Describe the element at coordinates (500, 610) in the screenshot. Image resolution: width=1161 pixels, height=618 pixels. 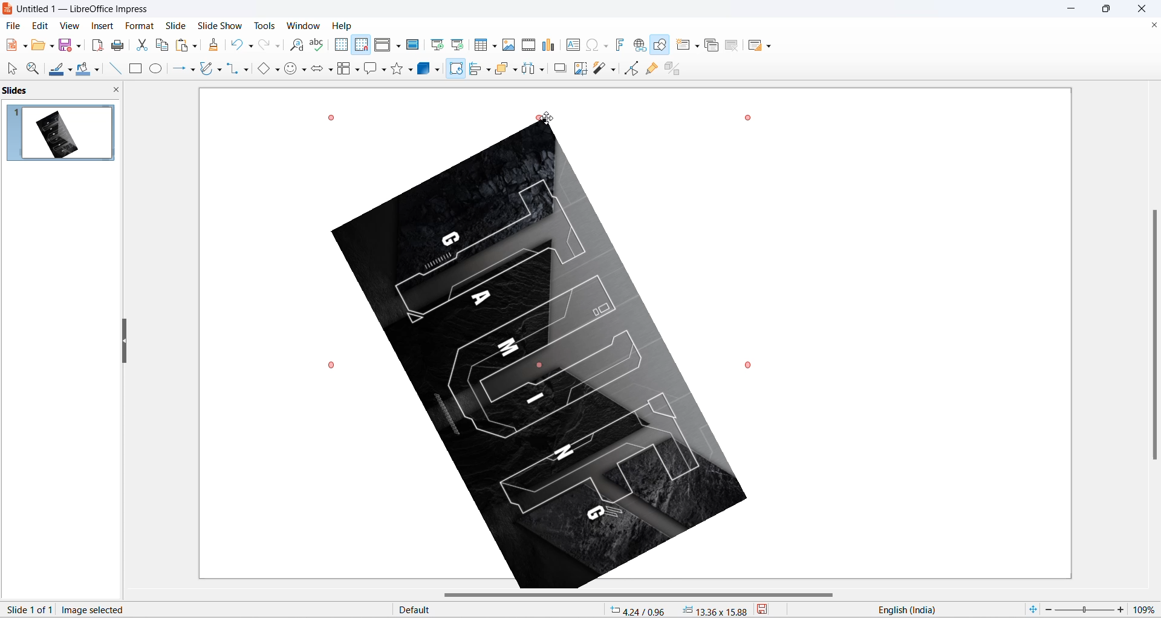
I see `slide master type` at that location.